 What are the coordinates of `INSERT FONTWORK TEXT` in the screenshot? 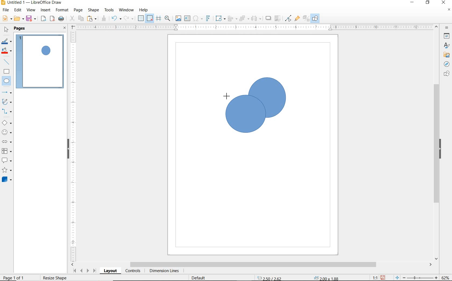 It's located at (207, 18).